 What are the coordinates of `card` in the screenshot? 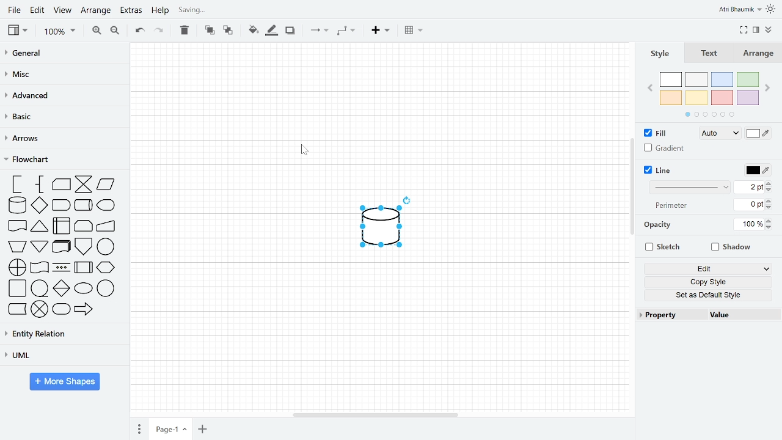 It's located at (62, 185).